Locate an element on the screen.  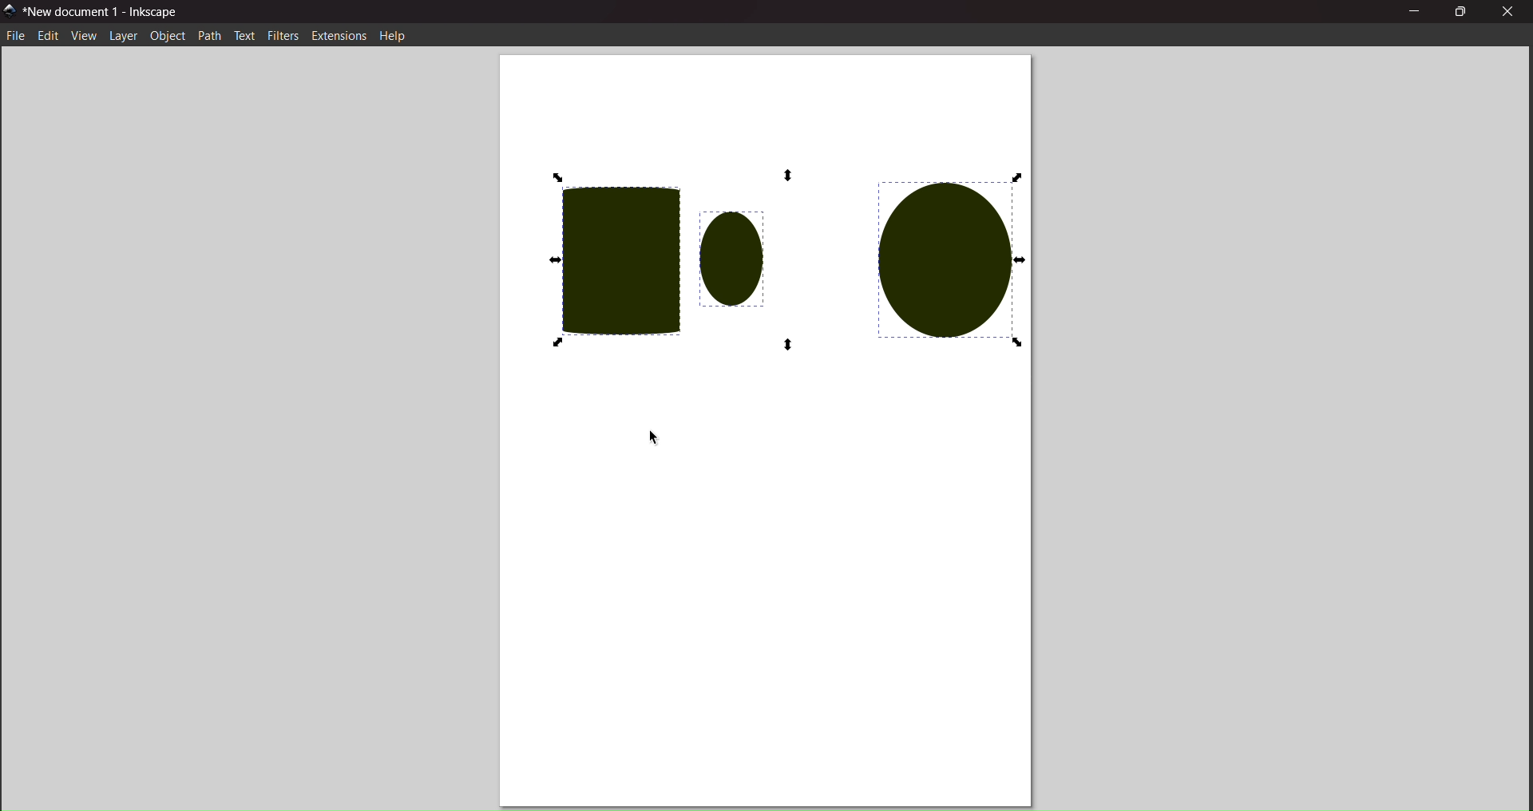
help is located at coordinates (392, 37).